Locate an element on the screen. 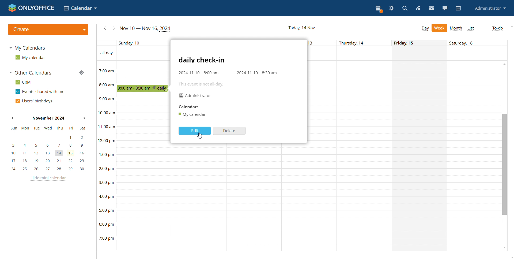 Image resolution: width=514 pixels, height=260 pixels. scroll down is located at coordinates (511, 258).